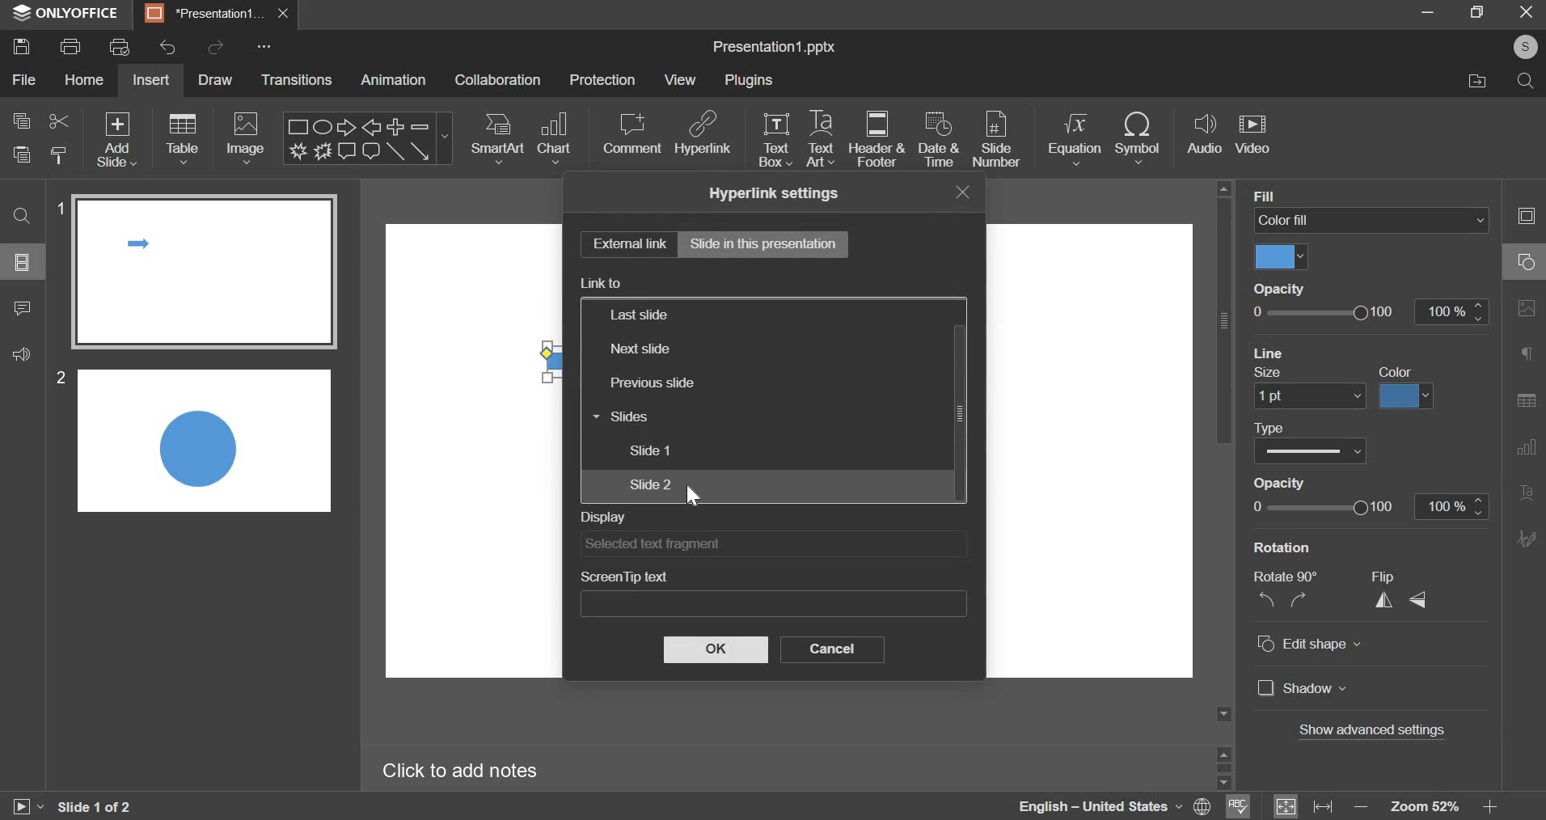 Image resolution: width=1546 pixels, height=820 pixels. I want to click on slide, so click(23, 261).